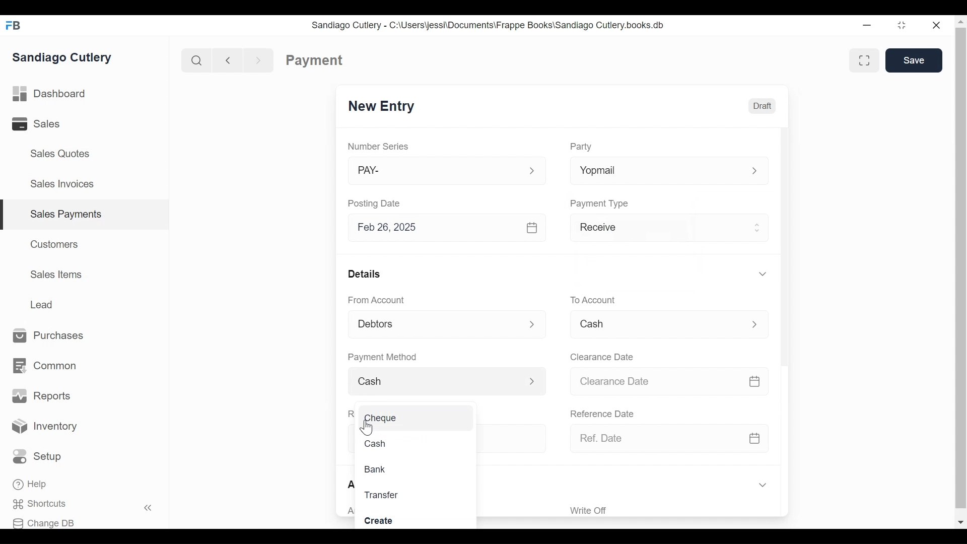 This screenshot has height=544, width=967. I want to click on Calendar, so click(757, 438).